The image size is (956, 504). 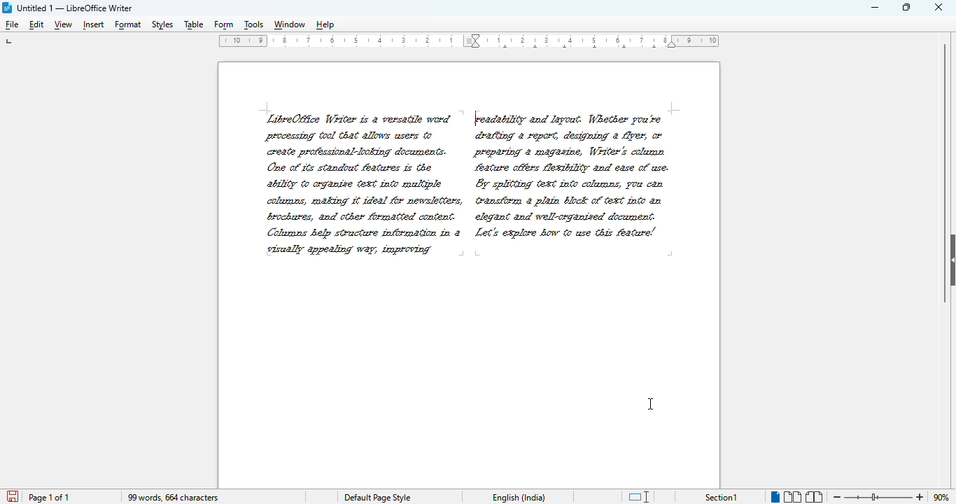 I want to click on vertical scroll bar, so click(x=939, y=171).